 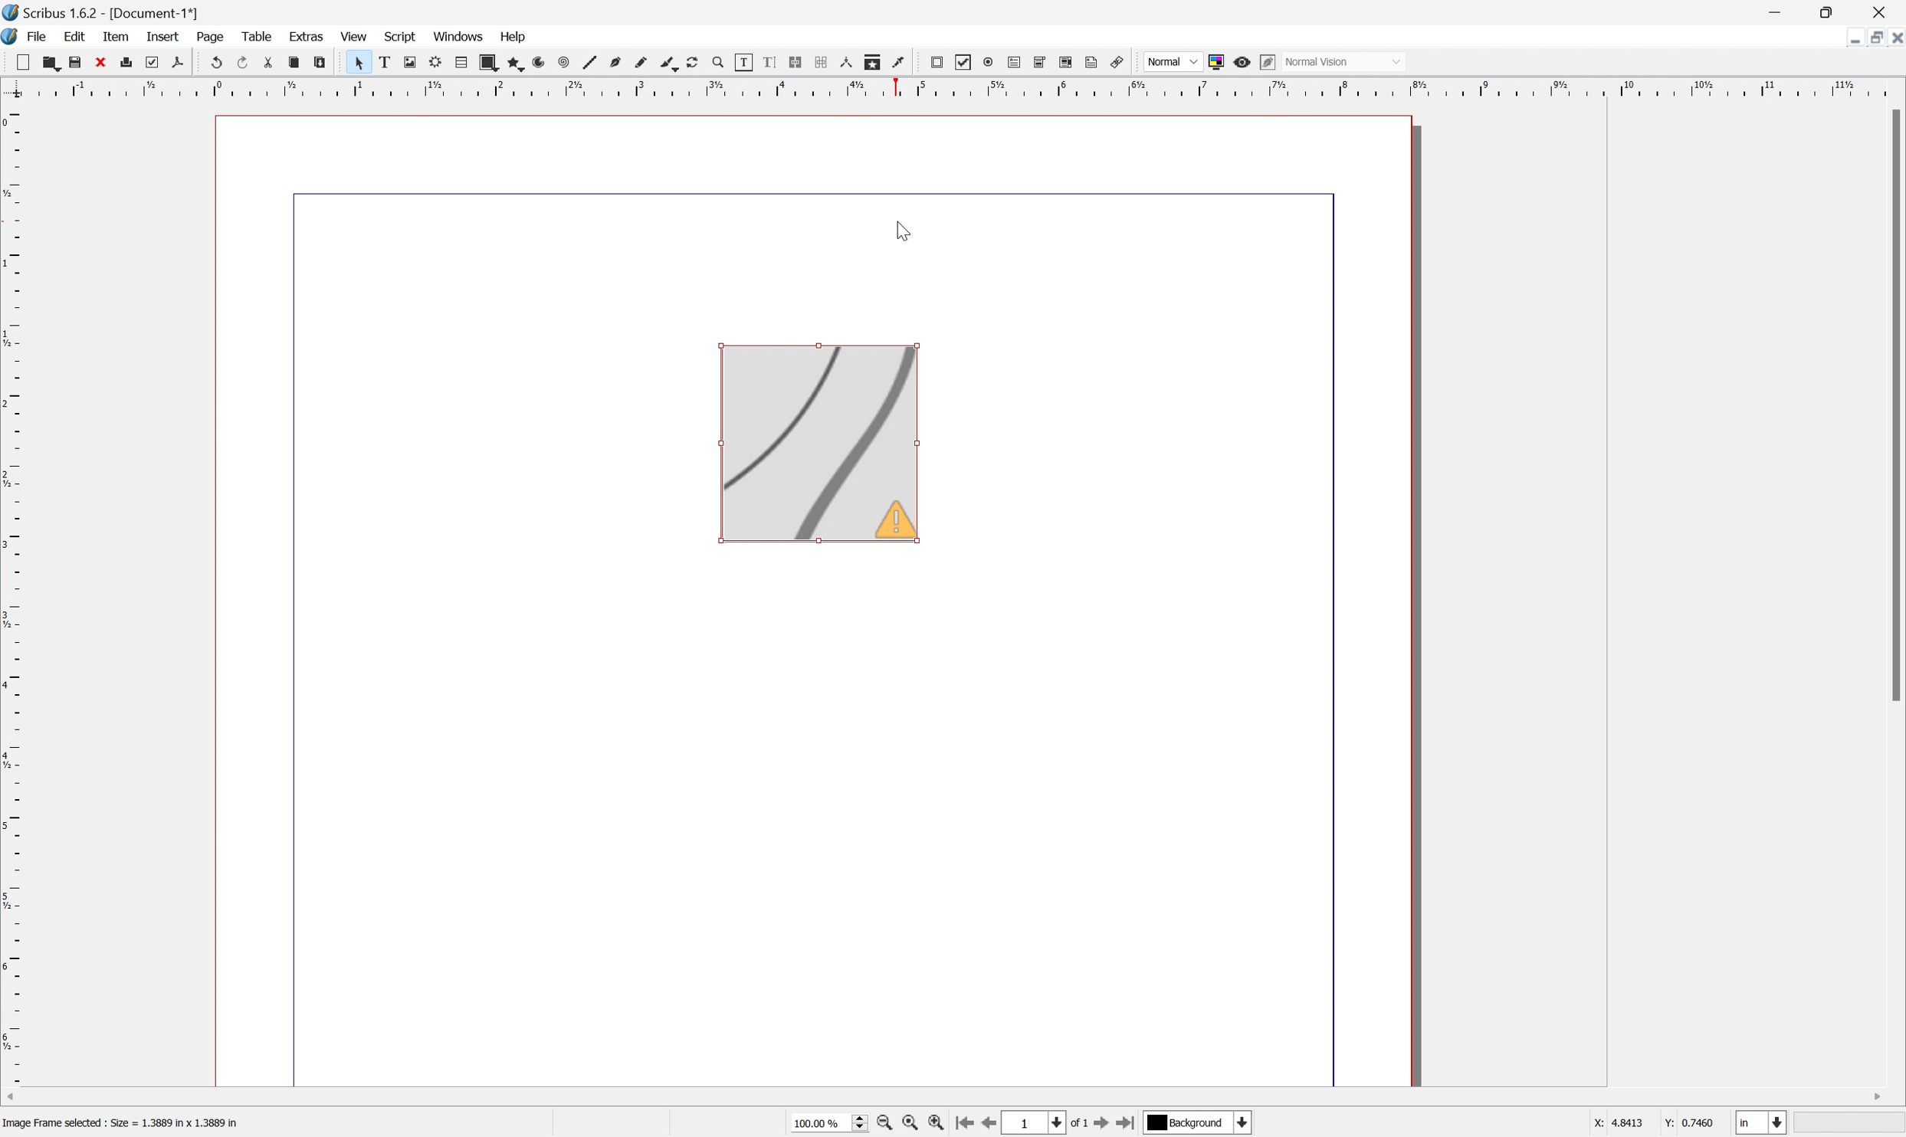 What do you see at coordinates (990, 61) in the screenshot?
I see `PDF radio button` at bounding box center [990, 61].